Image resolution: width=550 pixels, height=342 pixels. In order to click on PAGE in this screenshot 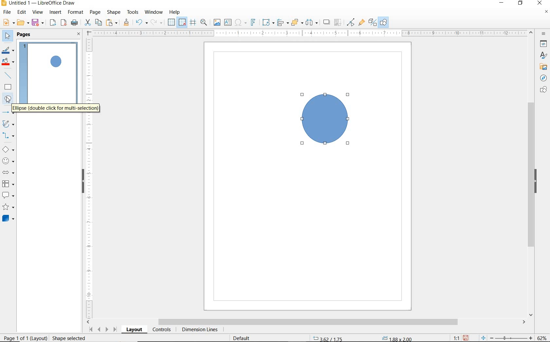, I will do `click(95, 12)`.